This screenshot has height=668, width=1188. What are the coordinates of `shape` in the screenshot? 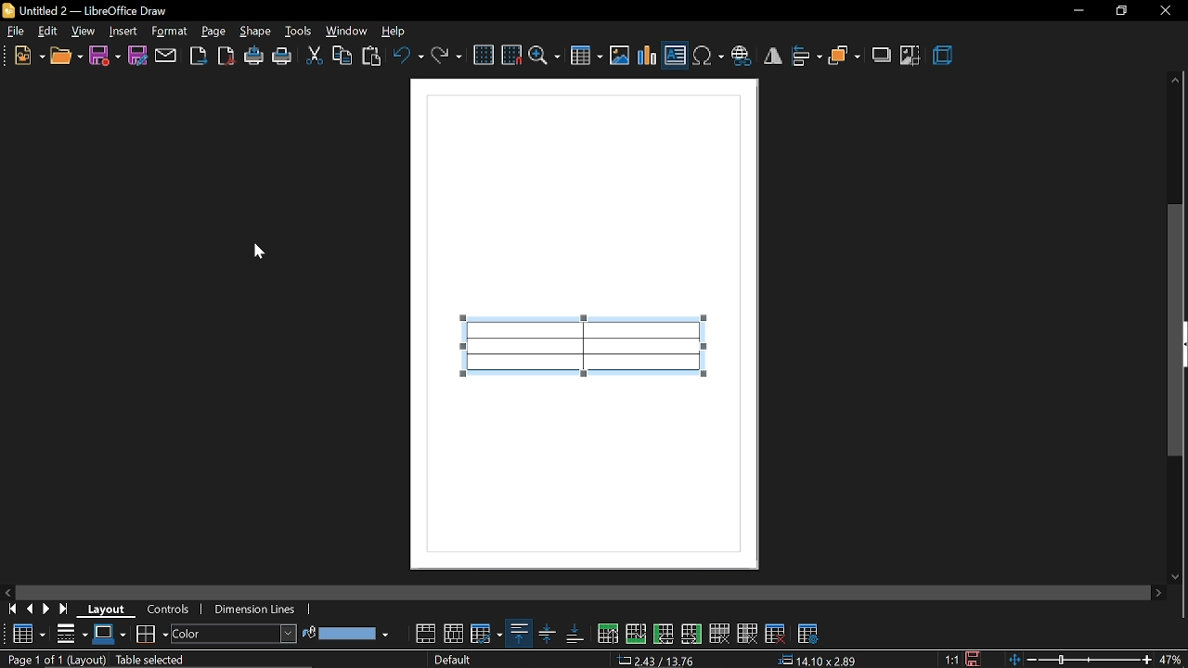 It's located at (255, 32).